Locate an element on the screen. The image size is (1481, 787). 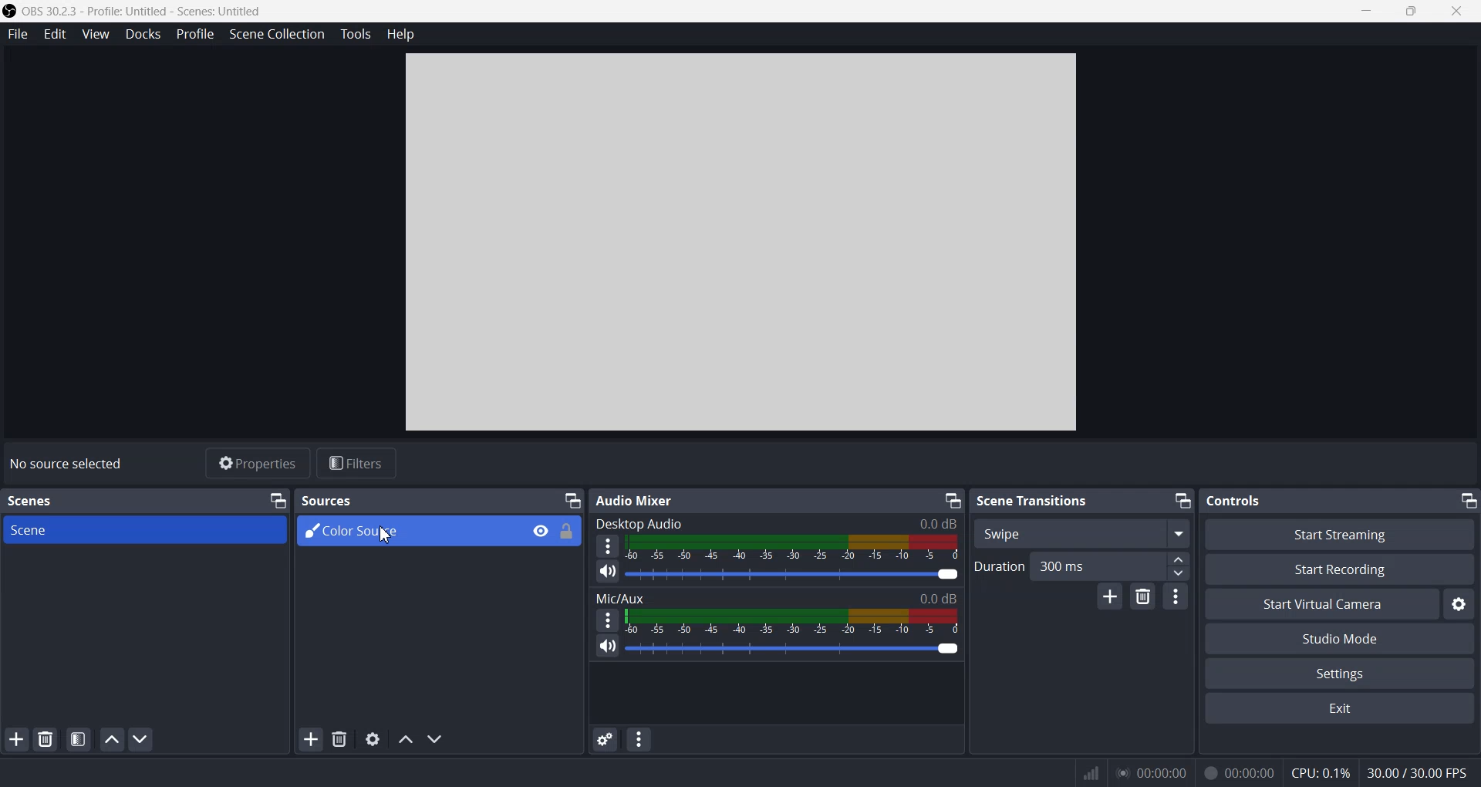
Cursor is located at coordinates (387, 535).